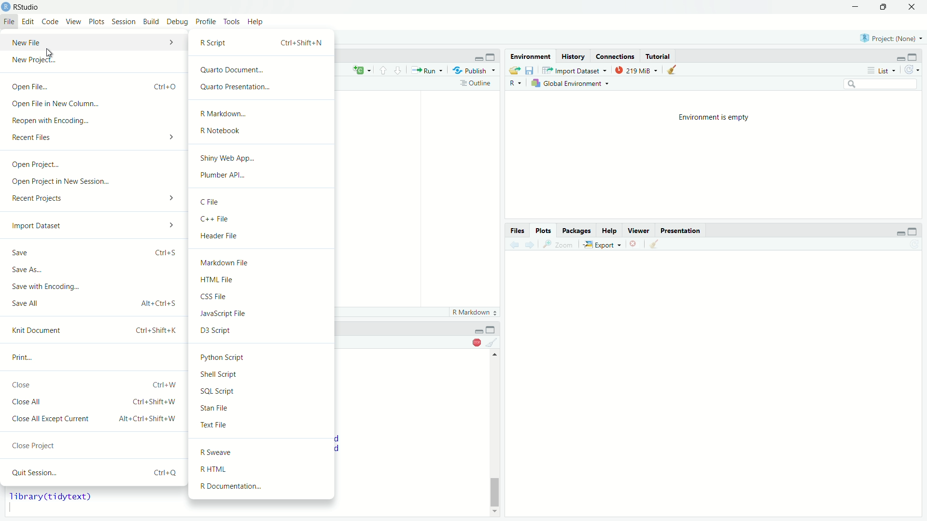 Image resolution: width=927 pixels, height=521 pixels. Describe the element at coordinates (518, 84) in the screenshot. I see `currently used language - R` at that location.